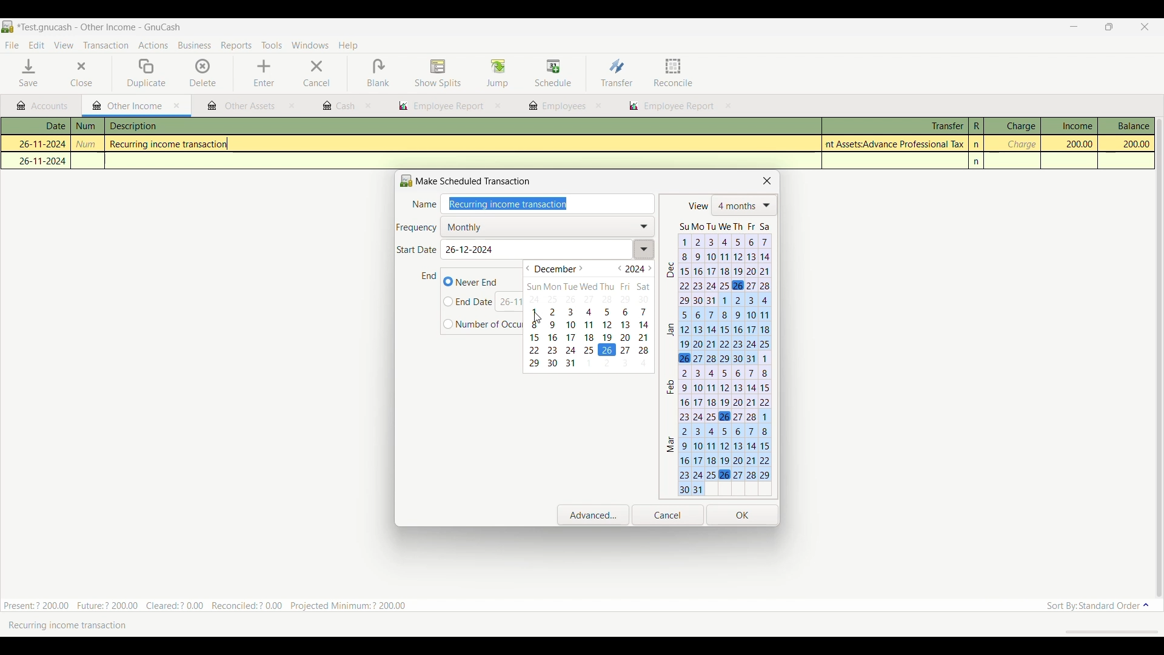  What do you see at coordinates (369, 106) in the screenshot?
I see `close` at bounding box center [369, 106].